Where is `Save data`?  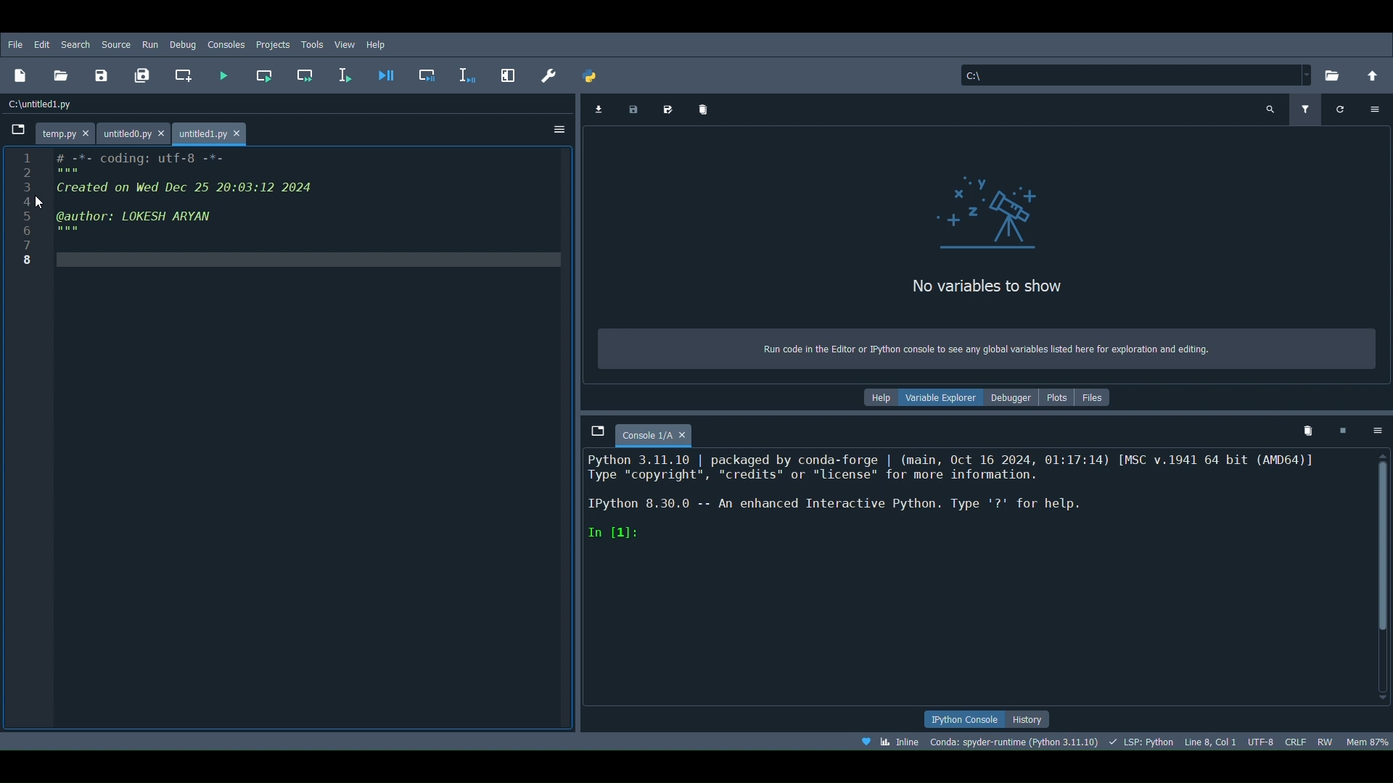 Save data is located at coordinates (632, 108).